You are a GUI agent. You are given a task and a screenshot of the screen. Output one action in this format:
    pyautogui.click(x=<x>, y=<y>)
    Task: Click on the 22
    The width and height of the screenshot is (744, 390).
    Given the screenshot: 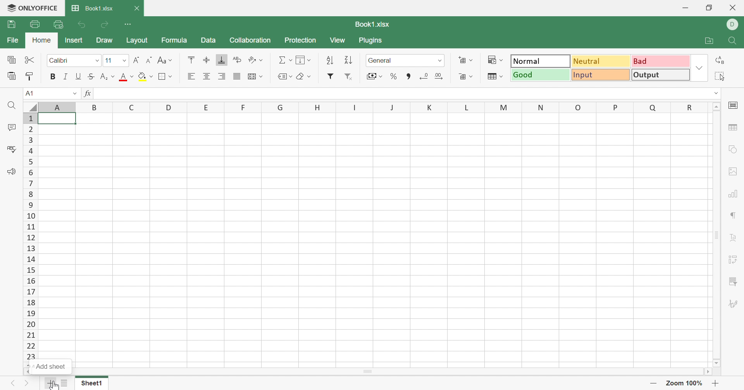 What is the action you would take?
    pyautogui.click(x=30, y=346)
    